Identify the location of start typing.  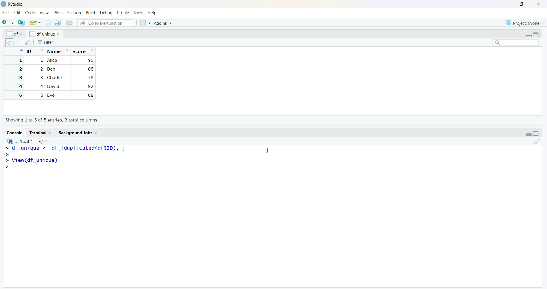
(6, 154).